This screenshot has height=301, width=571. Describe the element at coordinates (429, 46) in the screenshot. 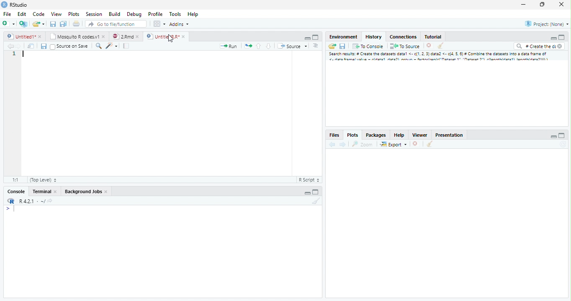

I see `Delete` at that location.